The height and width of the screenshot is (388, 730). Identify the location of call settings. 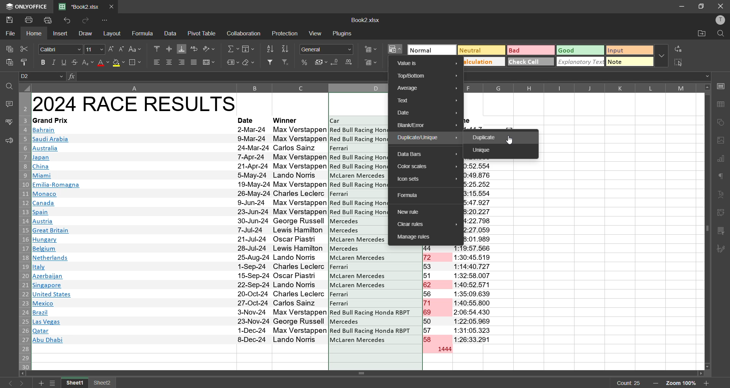
(722, 88).